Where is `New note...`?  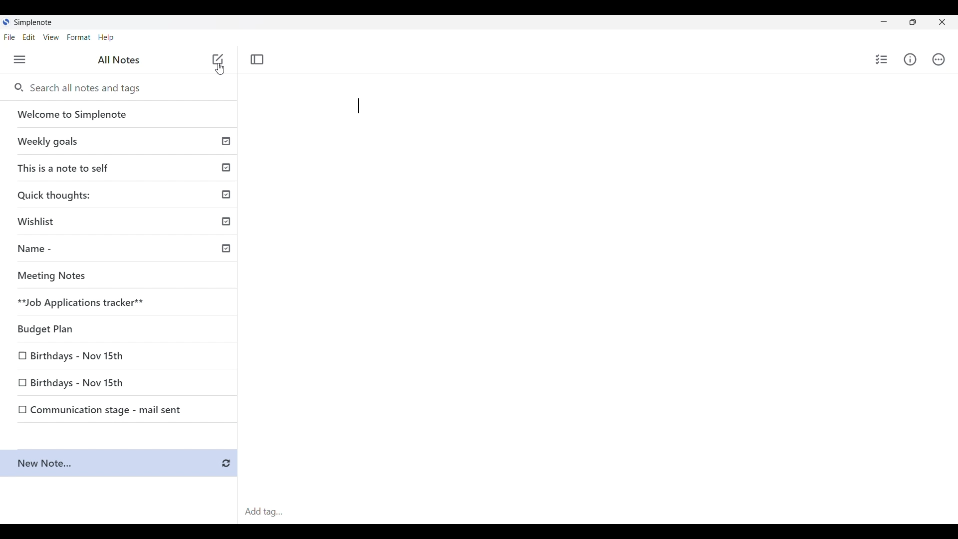
New note... is located at coordinates (121, 464).